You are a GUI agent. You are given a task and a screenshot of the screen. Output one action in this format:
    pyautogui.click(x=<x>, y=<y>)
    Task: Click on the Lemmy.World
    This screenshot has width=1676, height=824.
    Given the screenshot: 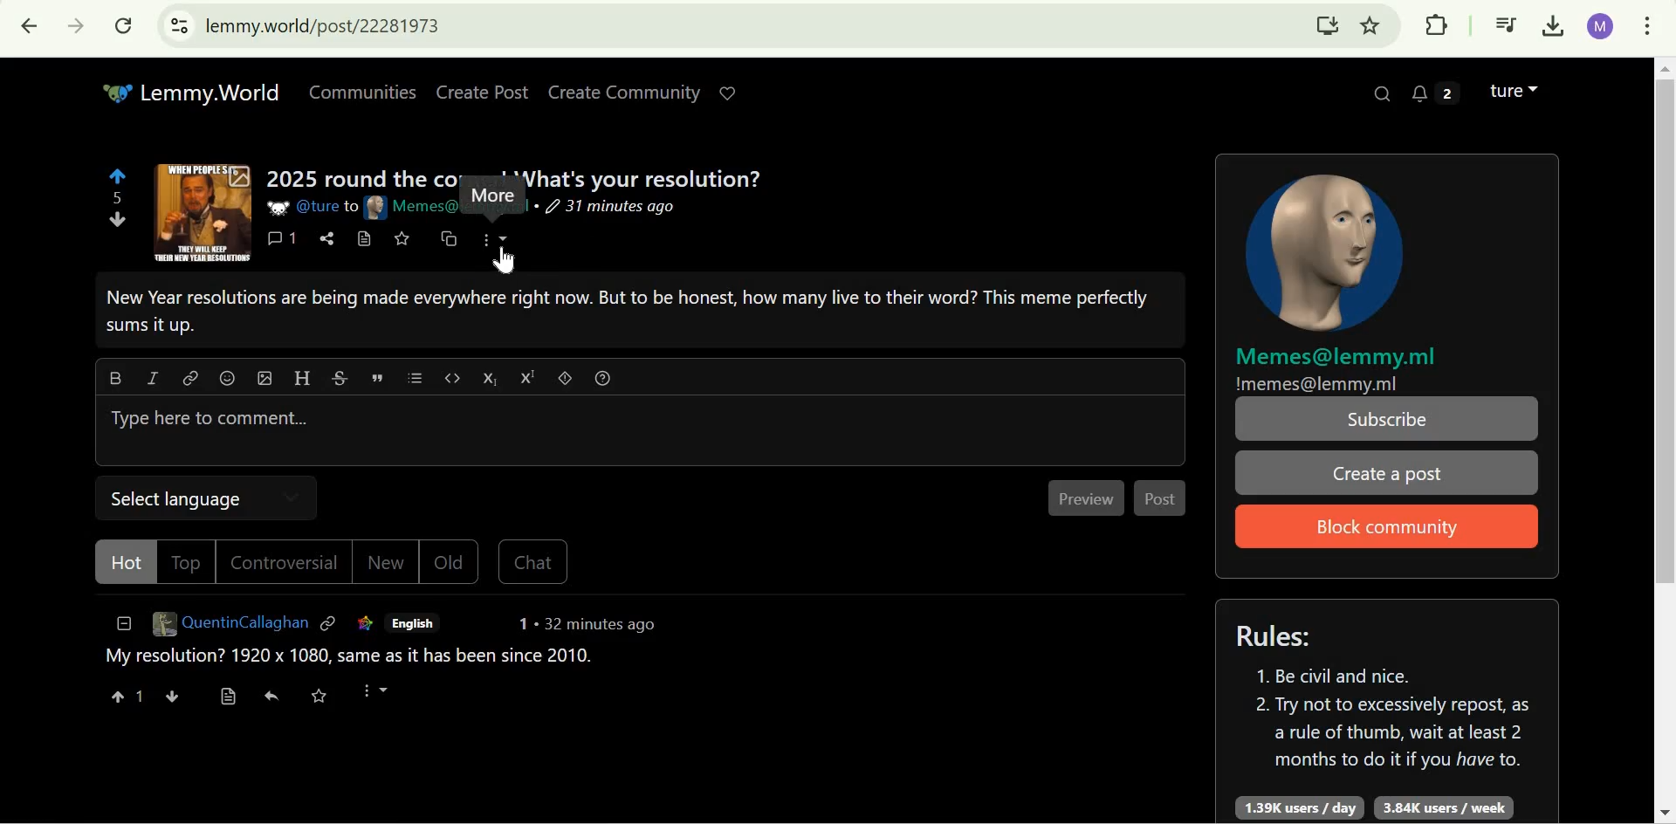 What is the action you would take?
    pyautogui.click(x=209, y=93)
    